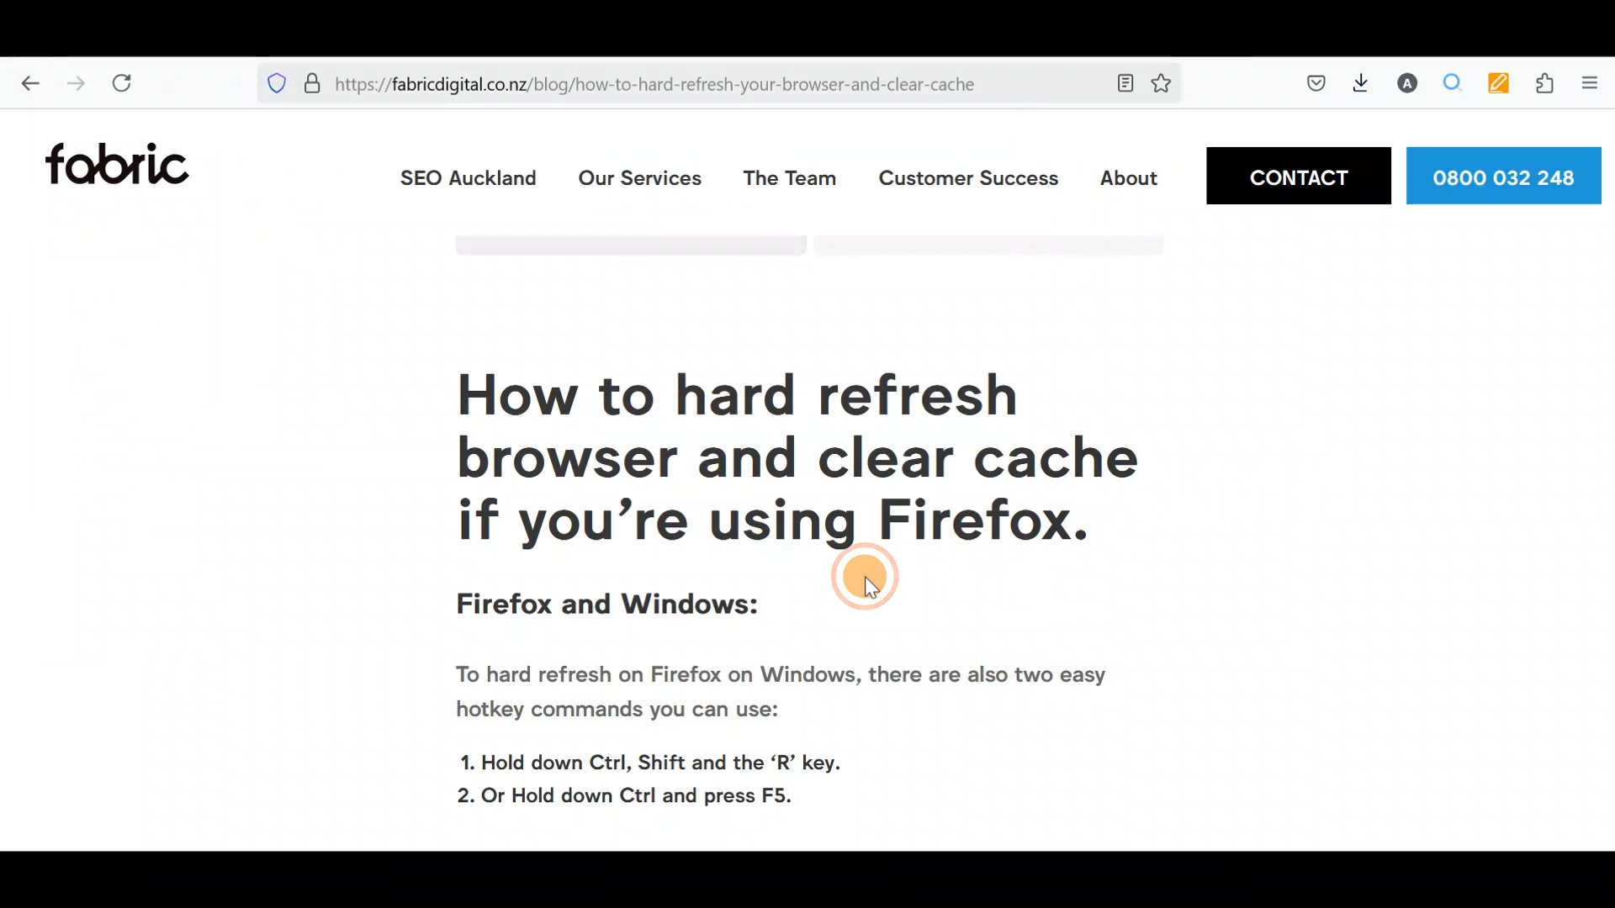  I want to click on Go forward one page, so click(72, 84).